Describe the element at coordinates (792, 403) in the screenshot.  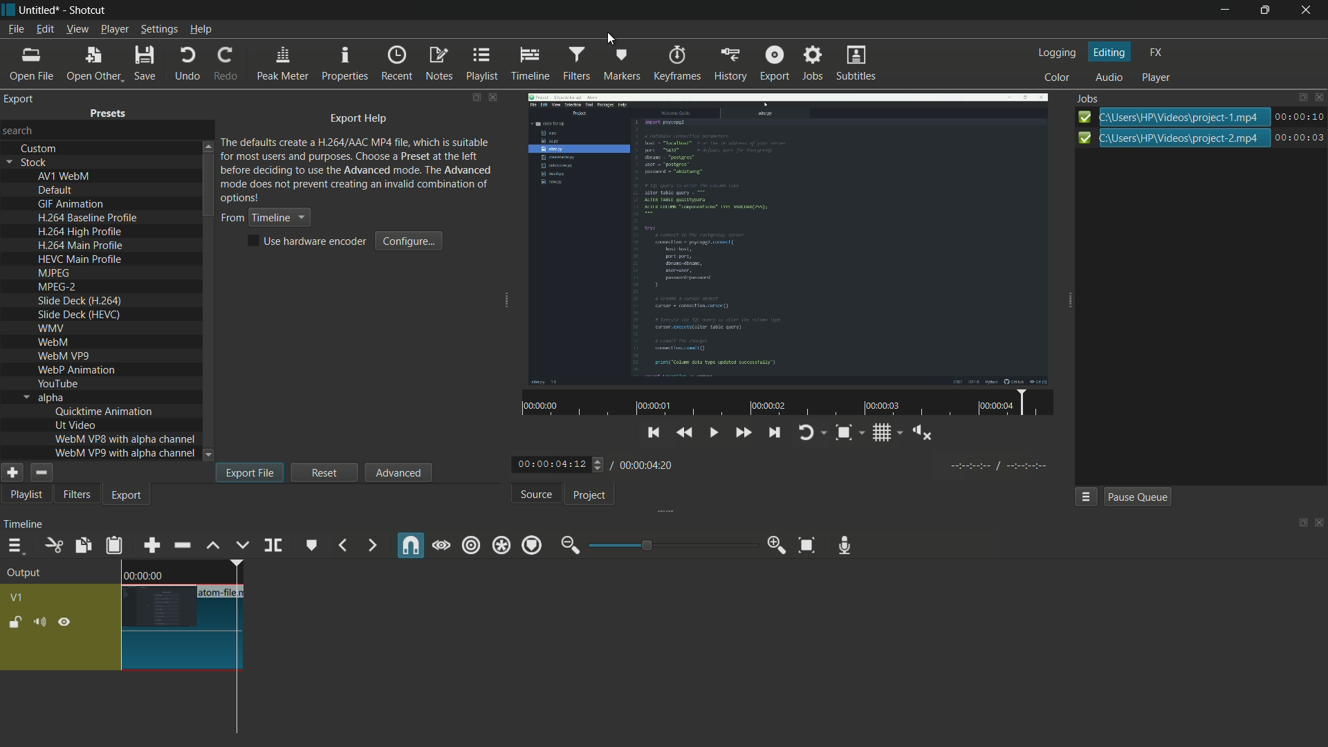
I see `time` at that location.